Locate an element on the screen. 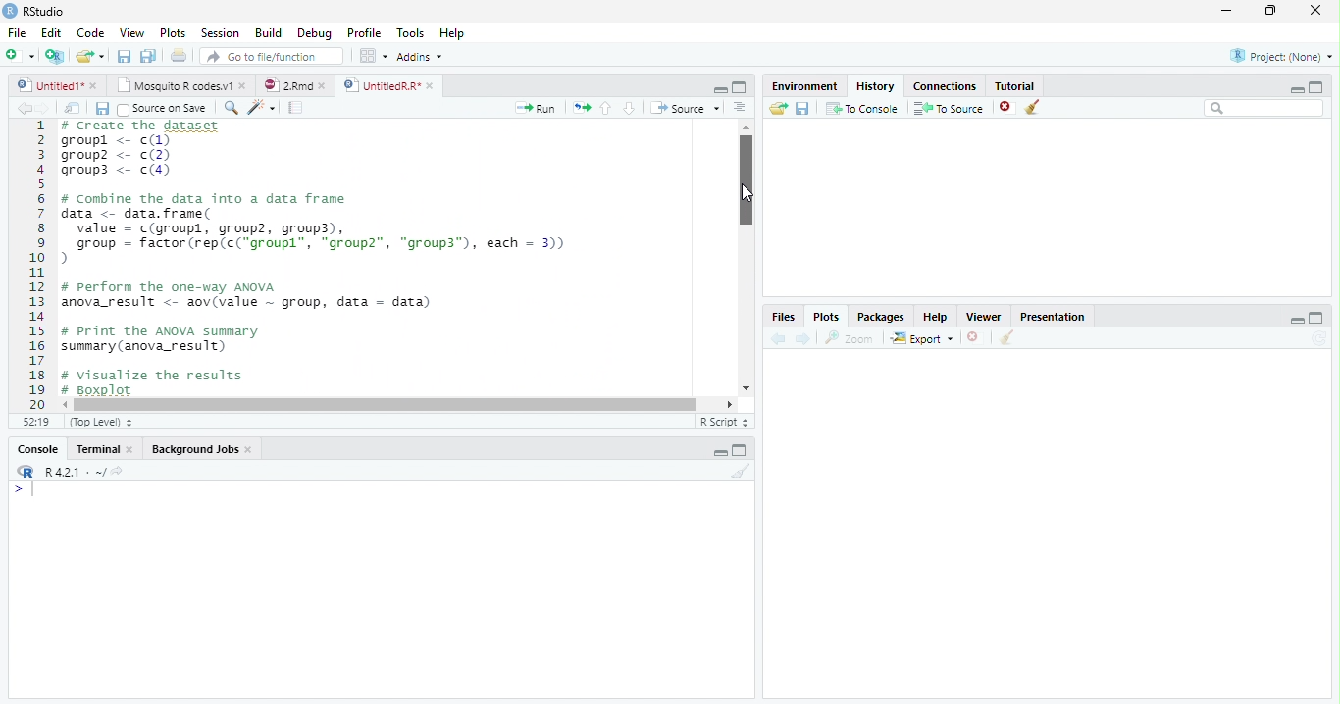  File is located at coordinates (15, 30).